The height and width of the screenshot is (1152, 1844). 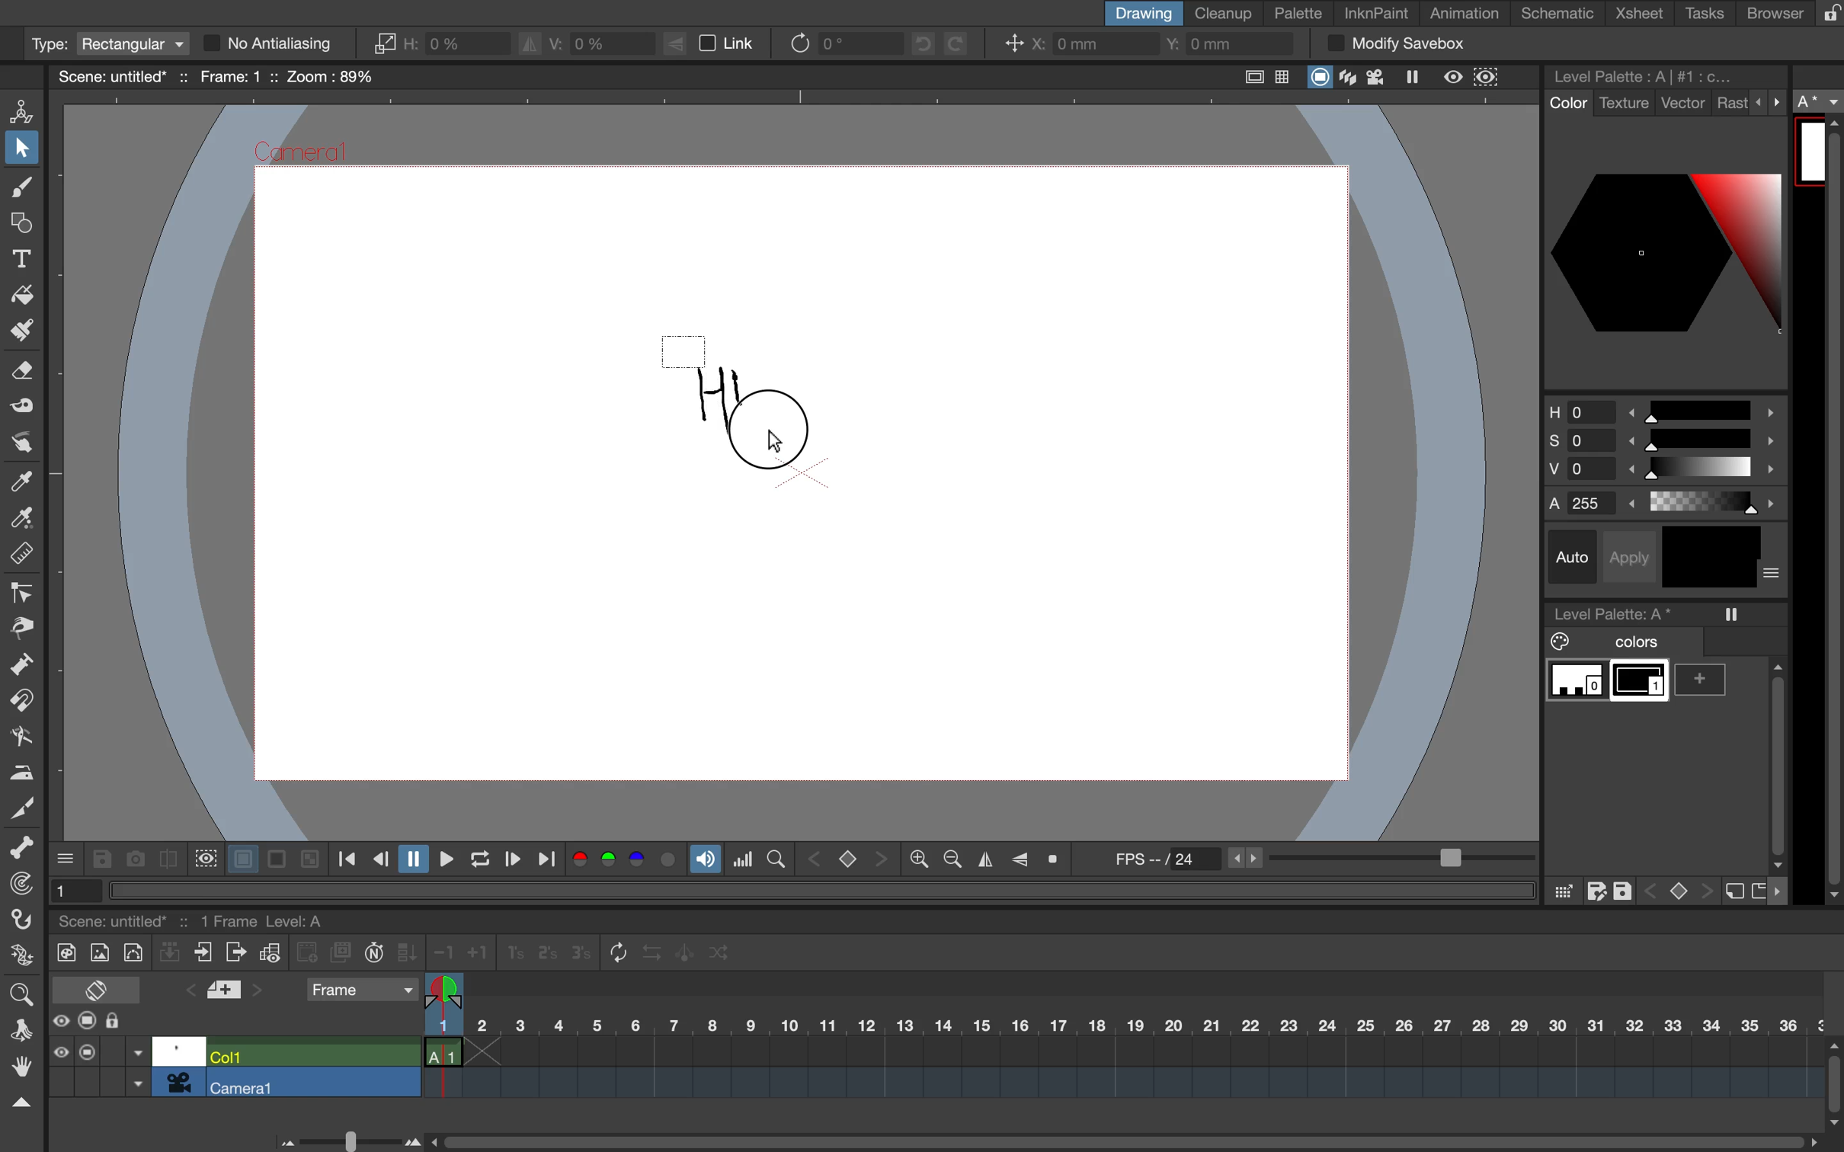 I want to click on horizontal scaling, so click(x=440, y=43).